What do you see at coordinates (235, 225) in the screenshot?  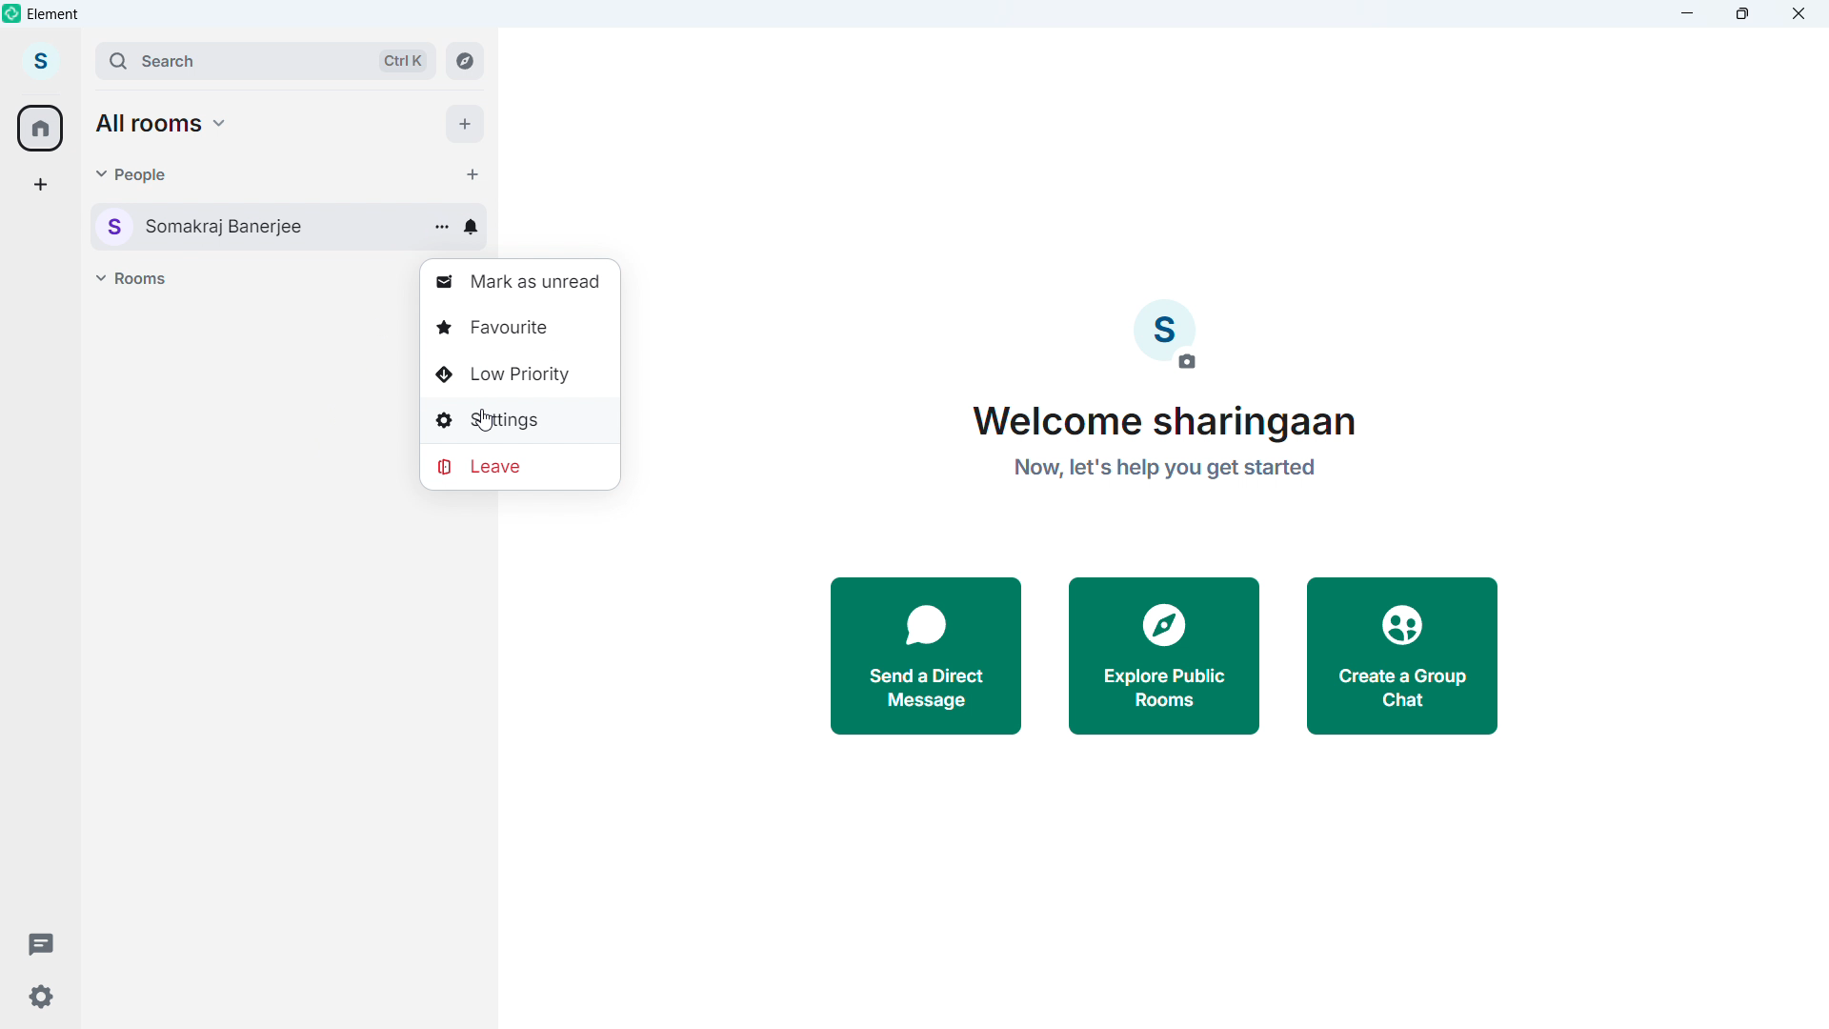 I see `User Conversation  ` at bounding box center [235, 225].